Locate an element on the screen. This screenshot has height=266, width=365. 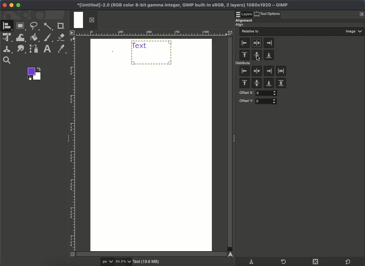
Save tool presets is located at coordinates (252, 261).